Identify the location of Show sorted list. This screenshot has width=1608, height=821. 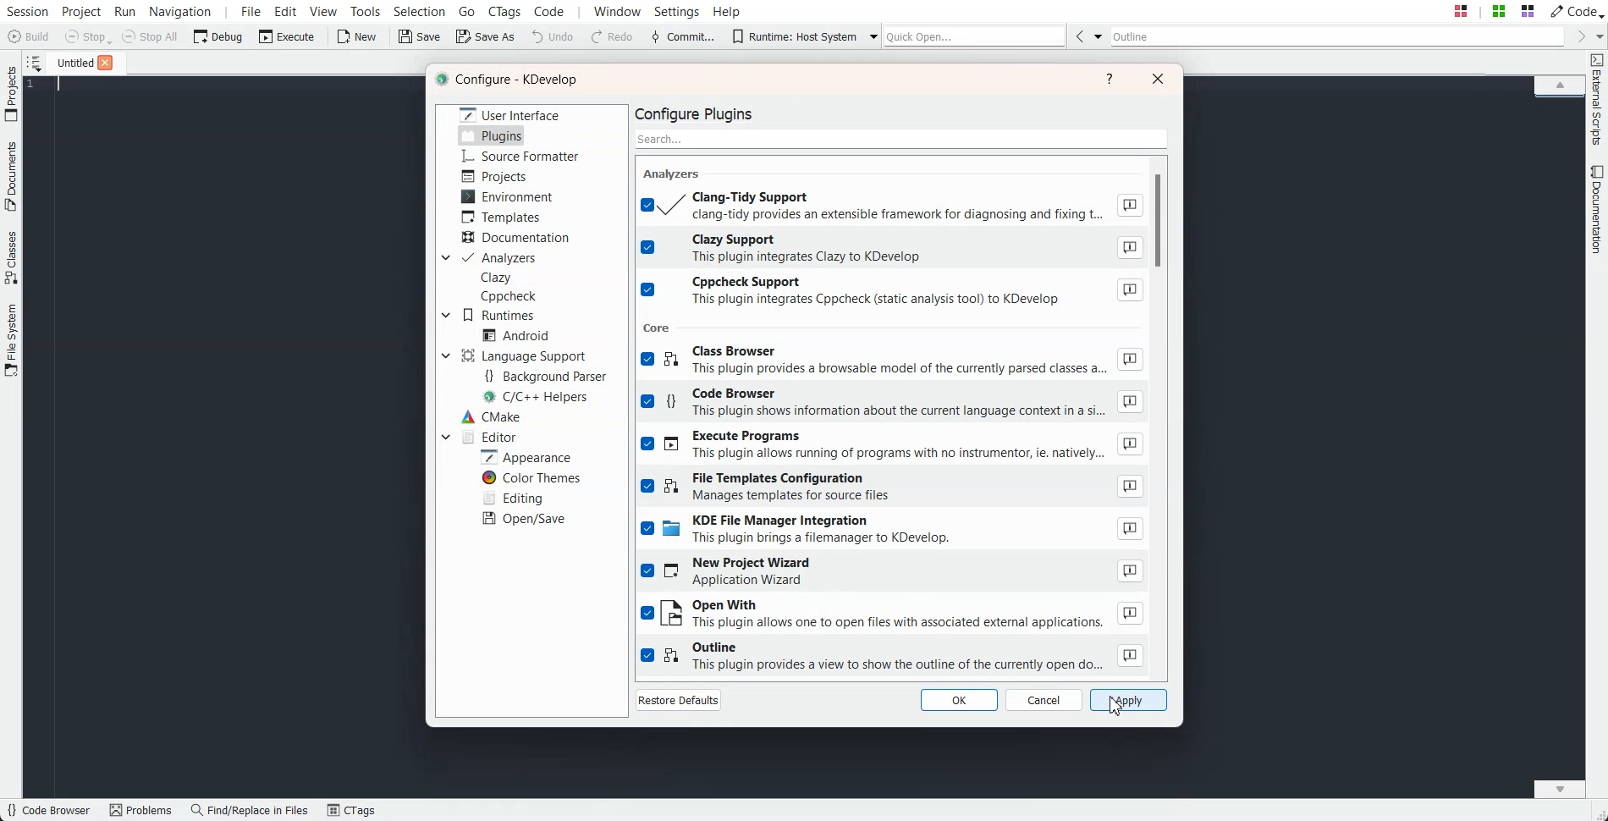
(34, 63).